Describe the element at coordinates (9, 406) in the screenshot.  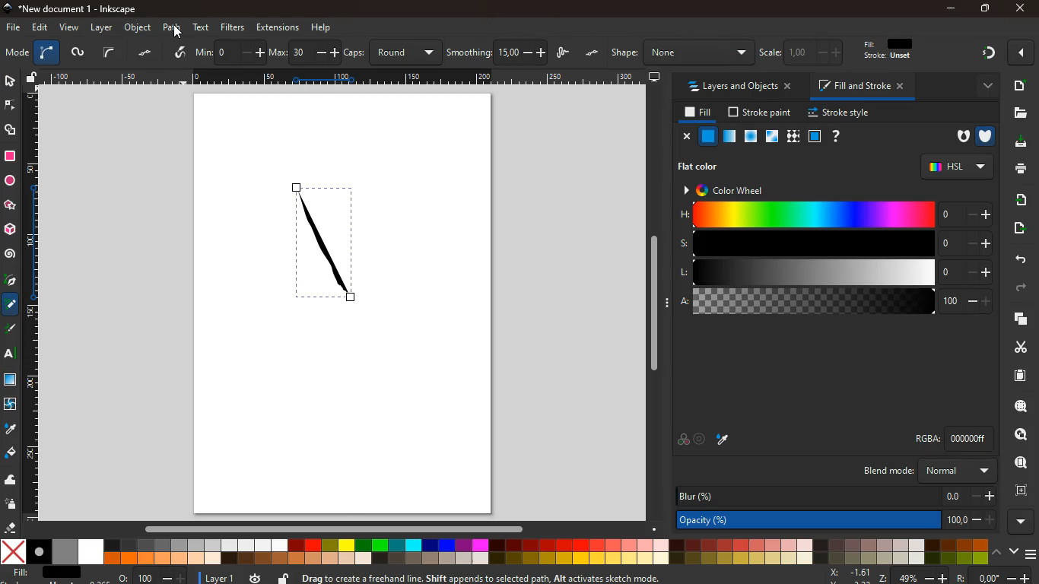
I see `twist` at that location.